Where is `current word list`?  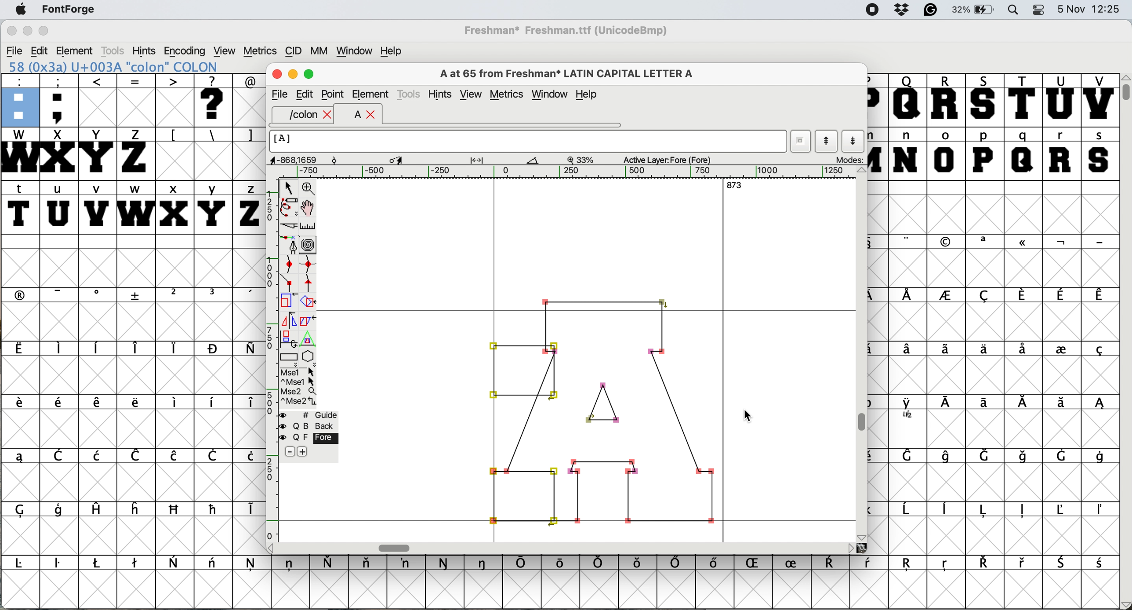
current word list is located at coordinates (801, 138).